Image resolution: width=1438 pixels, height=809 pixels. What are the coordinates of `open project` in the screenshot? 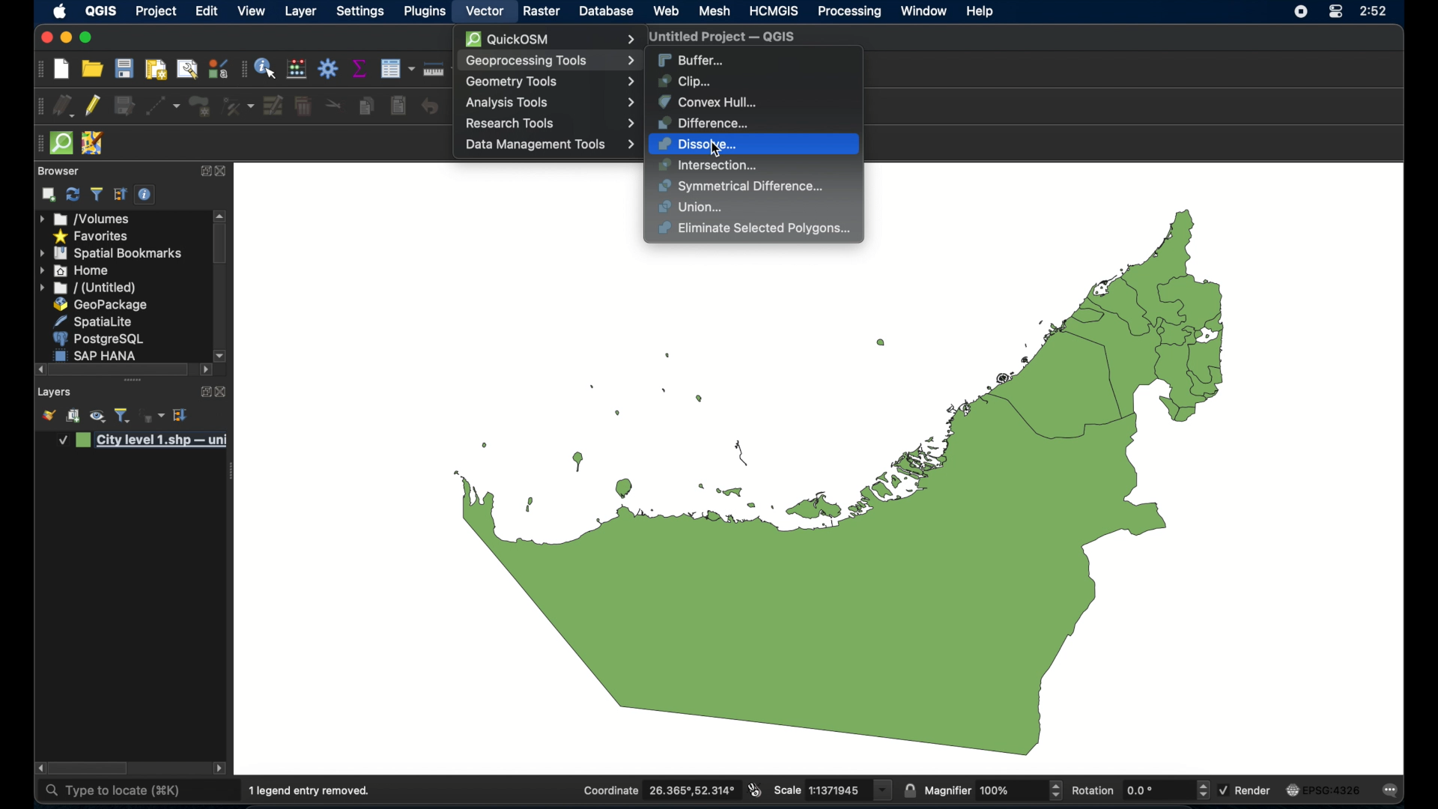 It's located at (92, 68).